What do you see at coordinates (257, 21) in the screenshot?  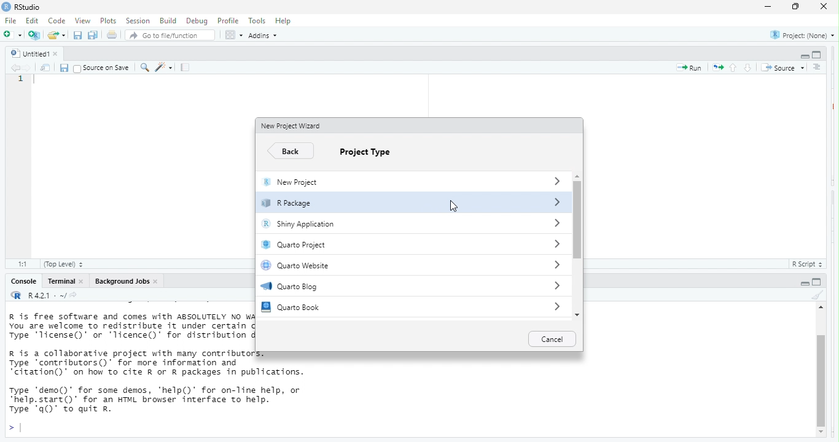 I see `Tools` at bounding box center [257, 21].